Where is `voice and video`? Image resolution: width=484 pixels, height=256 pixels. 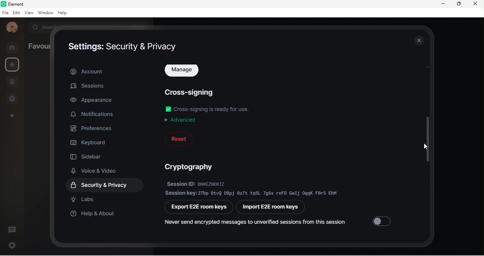
voice and video is located at coordinates (97, 171).